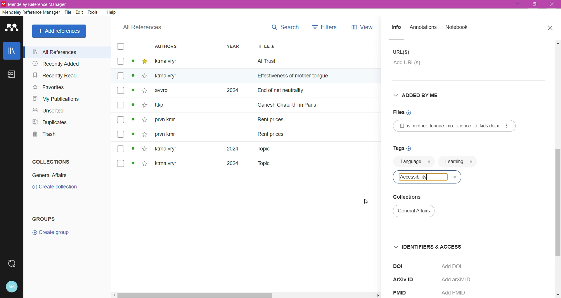 The height and width of the screenshot is (298, 561). Describe the element at coordinates (459, 280) in the screenshot. I see `Add arXiv ID` at that location.